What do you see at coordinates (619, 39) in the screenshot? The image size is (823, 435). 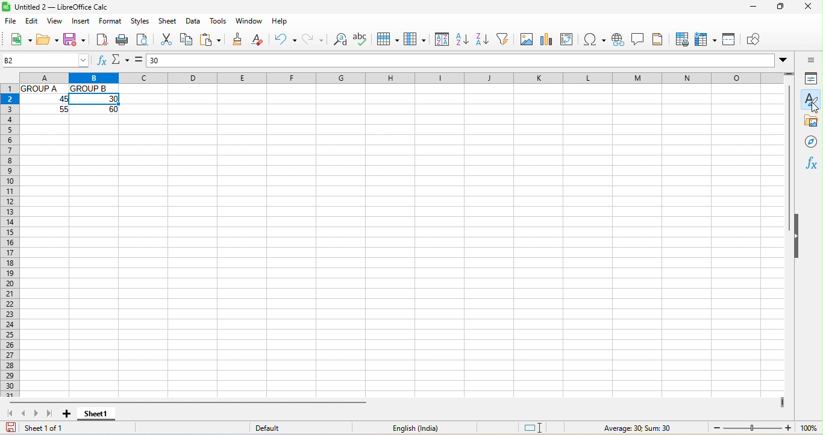 I see `hypelink` at bounding box center [619, 39].